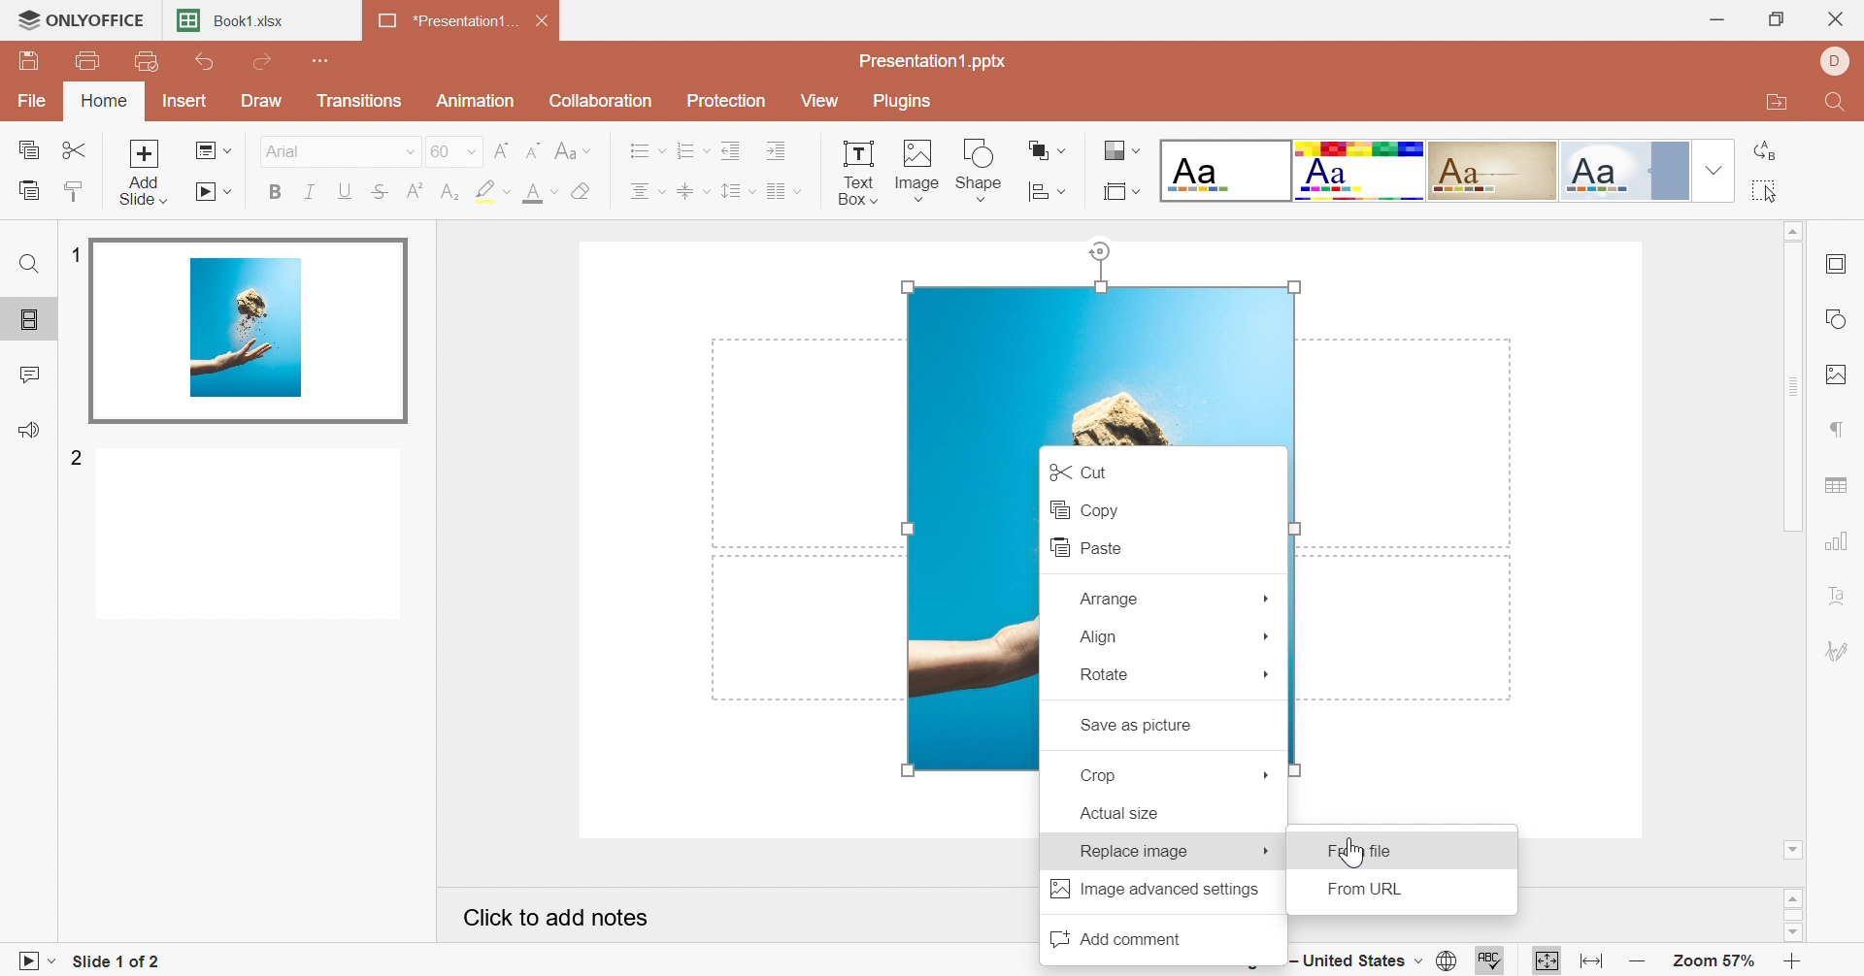 This screenshot has width=1864, height=976. Describe the element at coordinates (29, 429) in the screenshot. I see `Feedback & Support` at that location.